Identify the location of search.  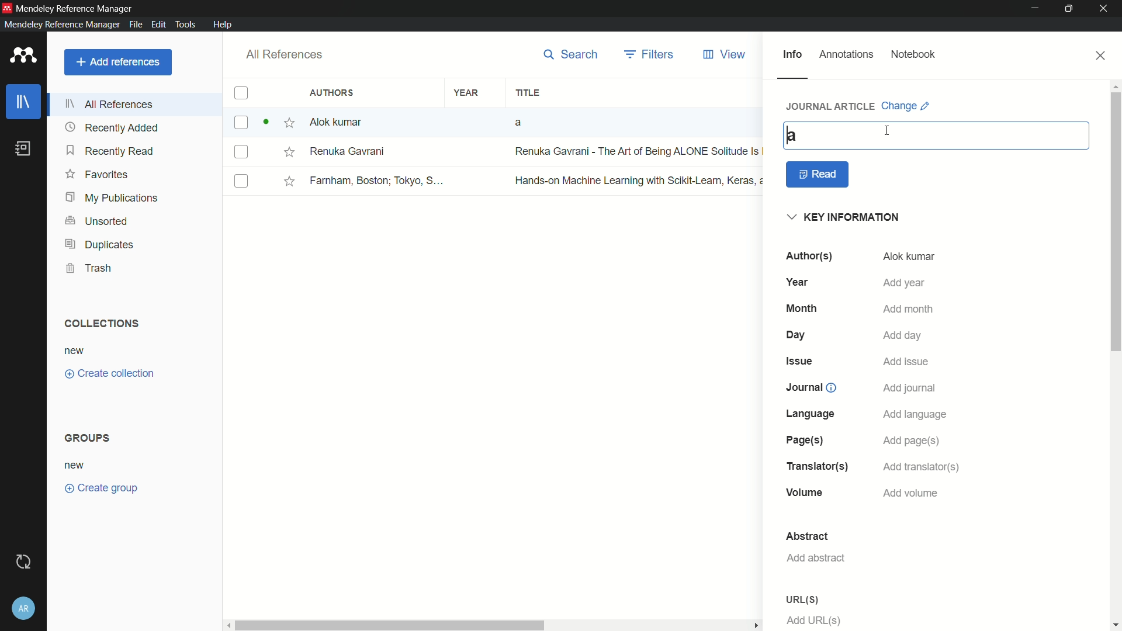
(571, 54).